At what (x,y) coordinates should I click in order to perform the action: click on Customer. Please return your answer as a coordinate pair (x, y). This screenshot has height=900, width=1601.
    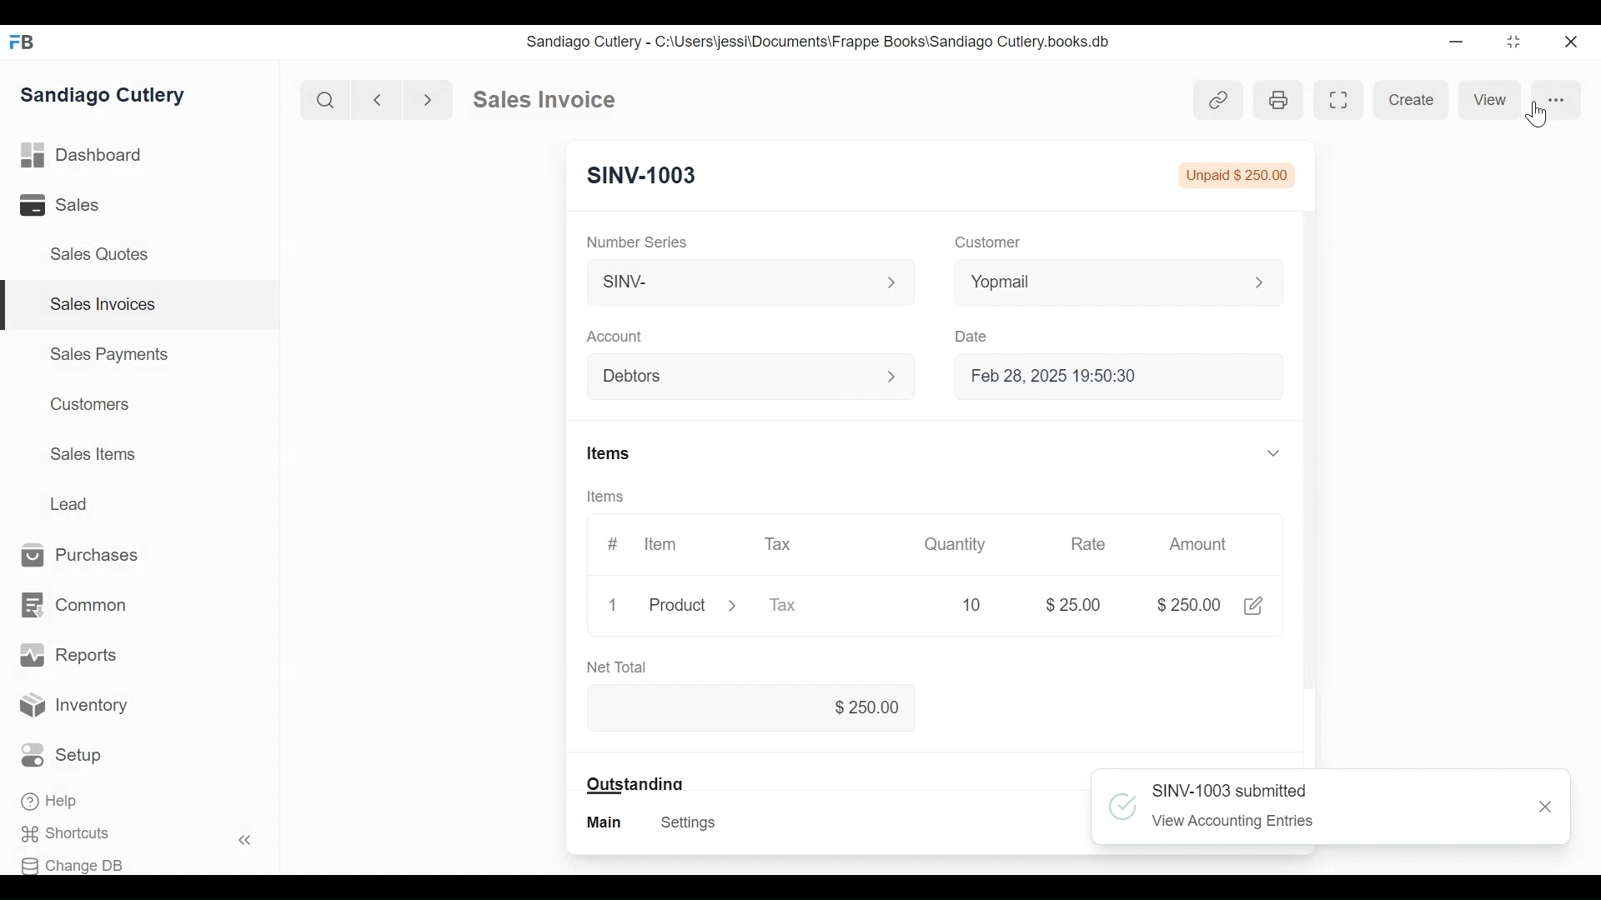
    Looking at the image, I should click on (986, 243).